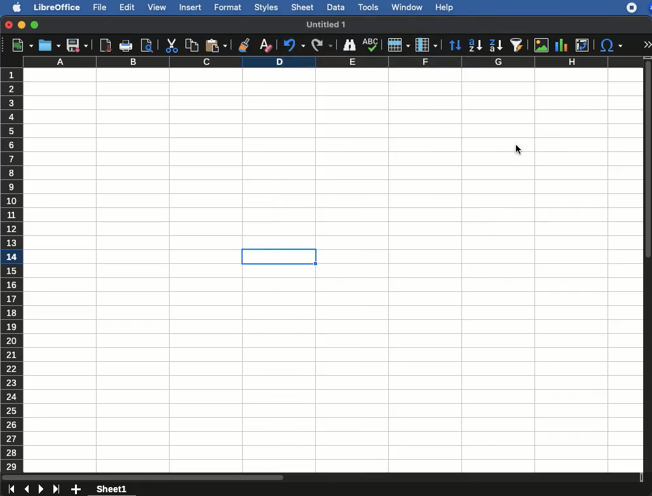 This screenshot has width=652, height=496. What do you see at coordinates (333, 62) in the screenshot?
I see `column` at bounding box center [333, 62].